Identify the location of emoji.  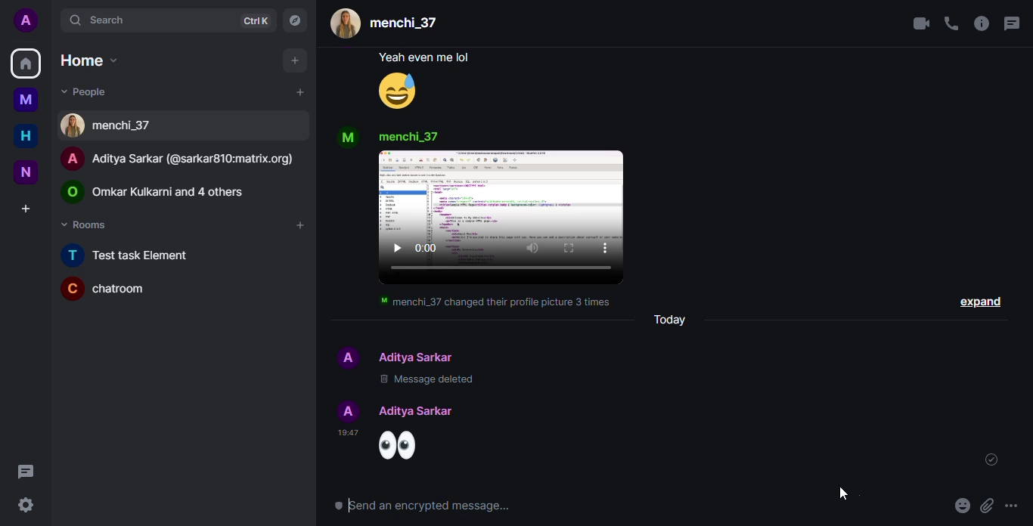
(1015, 506).